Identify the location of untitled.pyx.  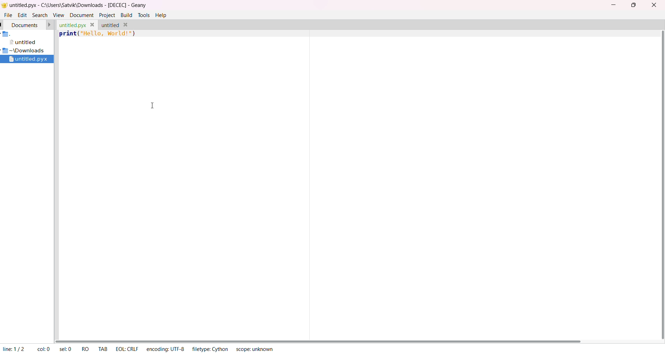
(27, 59).